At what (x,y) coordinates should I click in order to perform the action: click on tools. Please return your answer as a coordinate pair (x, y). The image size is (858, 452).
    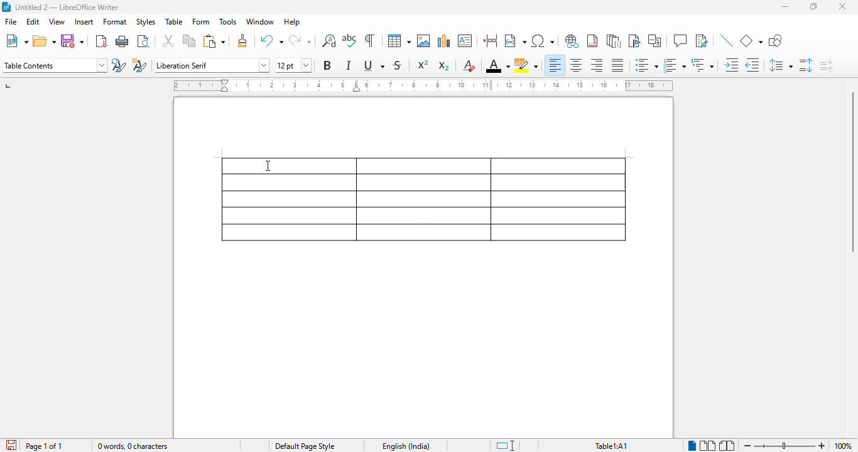
    Looking at the image, I should click on (228, 21).